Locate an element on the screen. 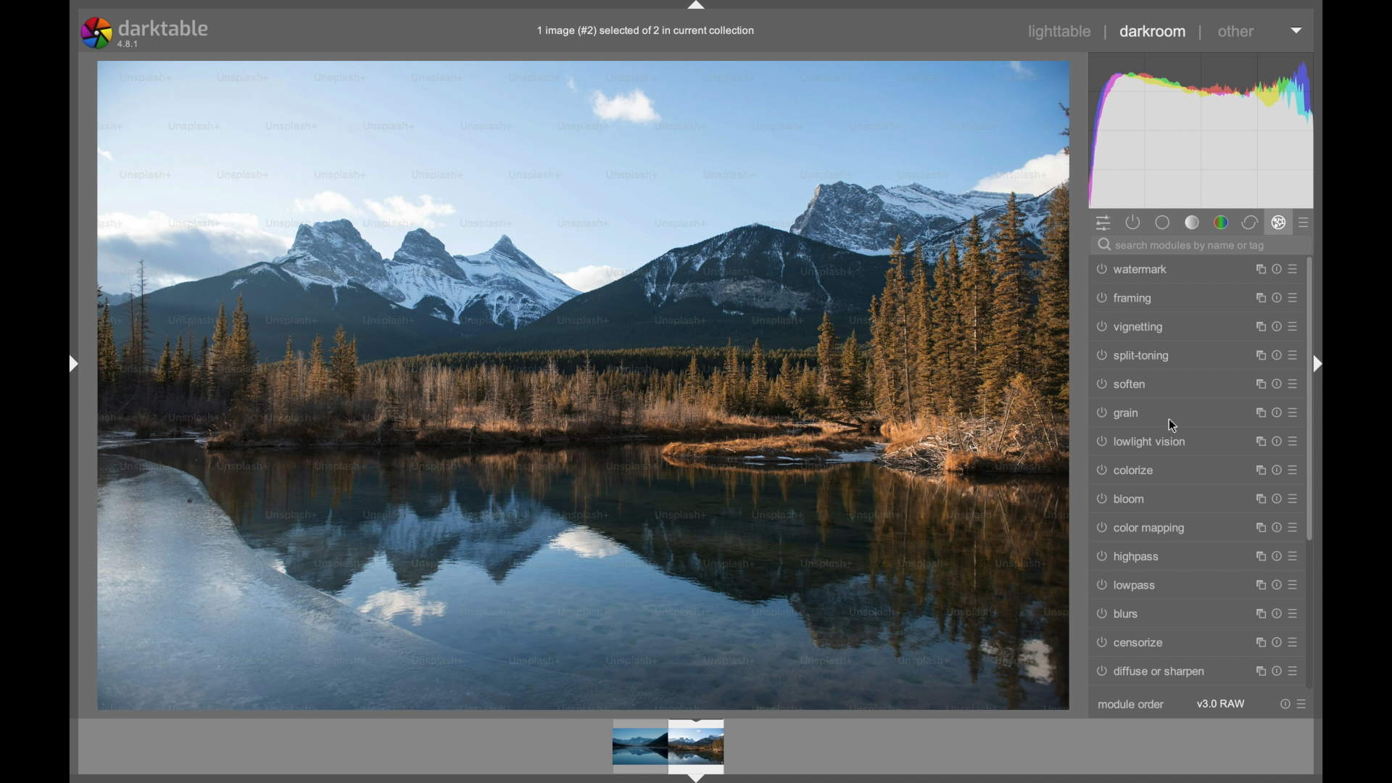 The height and width of the screenshot is (783, 1392). presets is located at coordinates (1298, 584).